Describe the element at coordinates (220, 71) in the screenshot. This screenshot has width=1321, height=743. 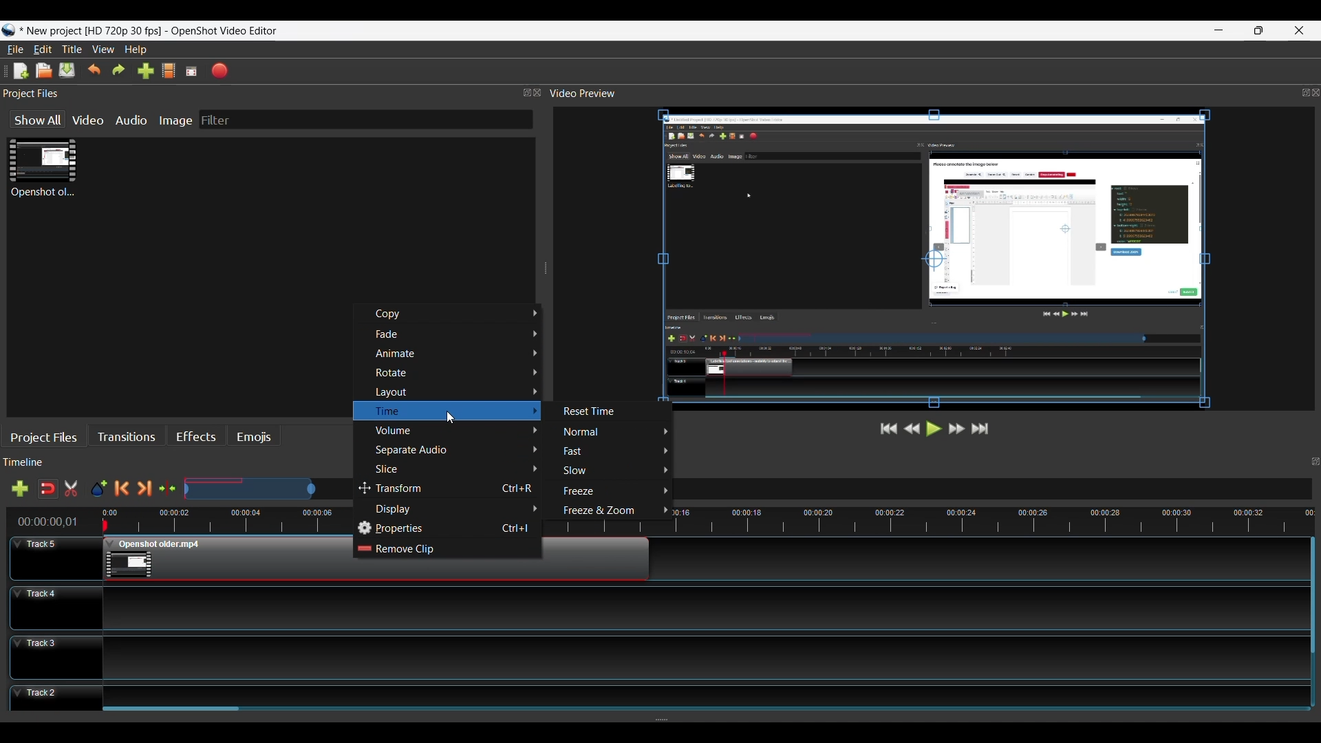
I see `Export Video` at that location.